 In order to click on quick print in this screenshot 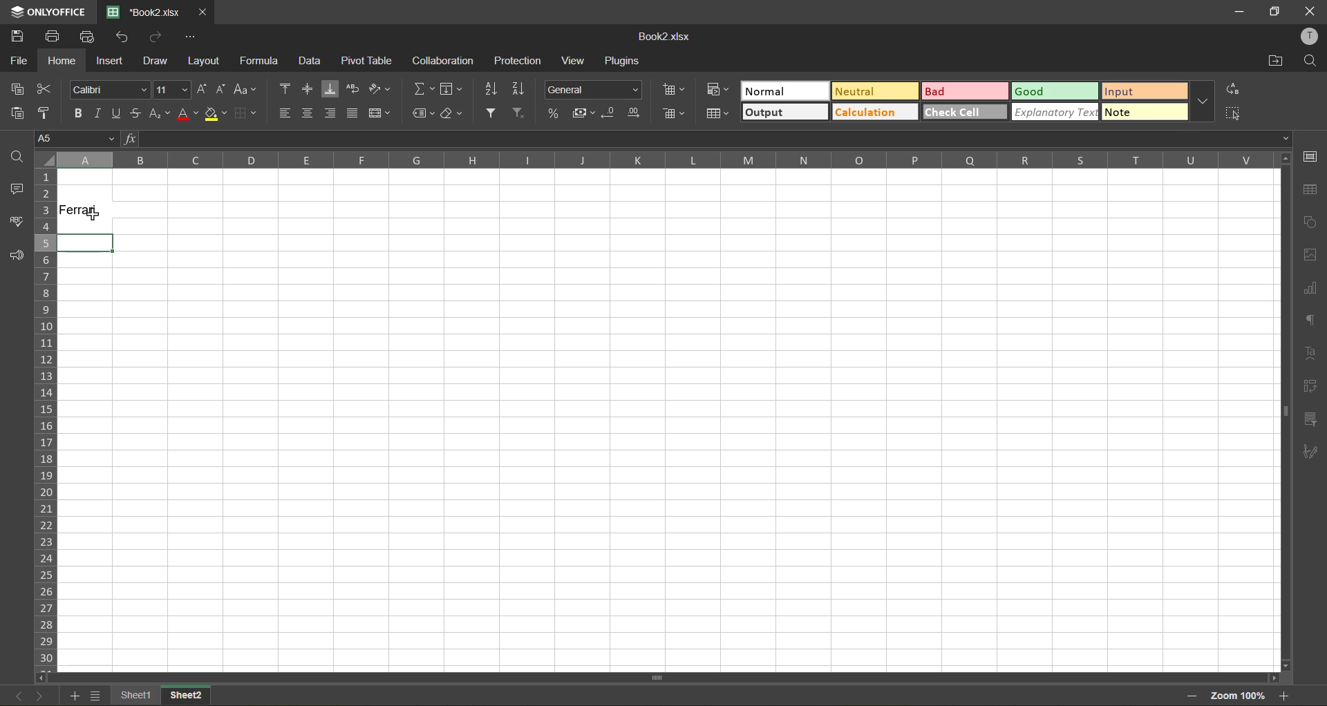, I will do `click(88, 37)`.